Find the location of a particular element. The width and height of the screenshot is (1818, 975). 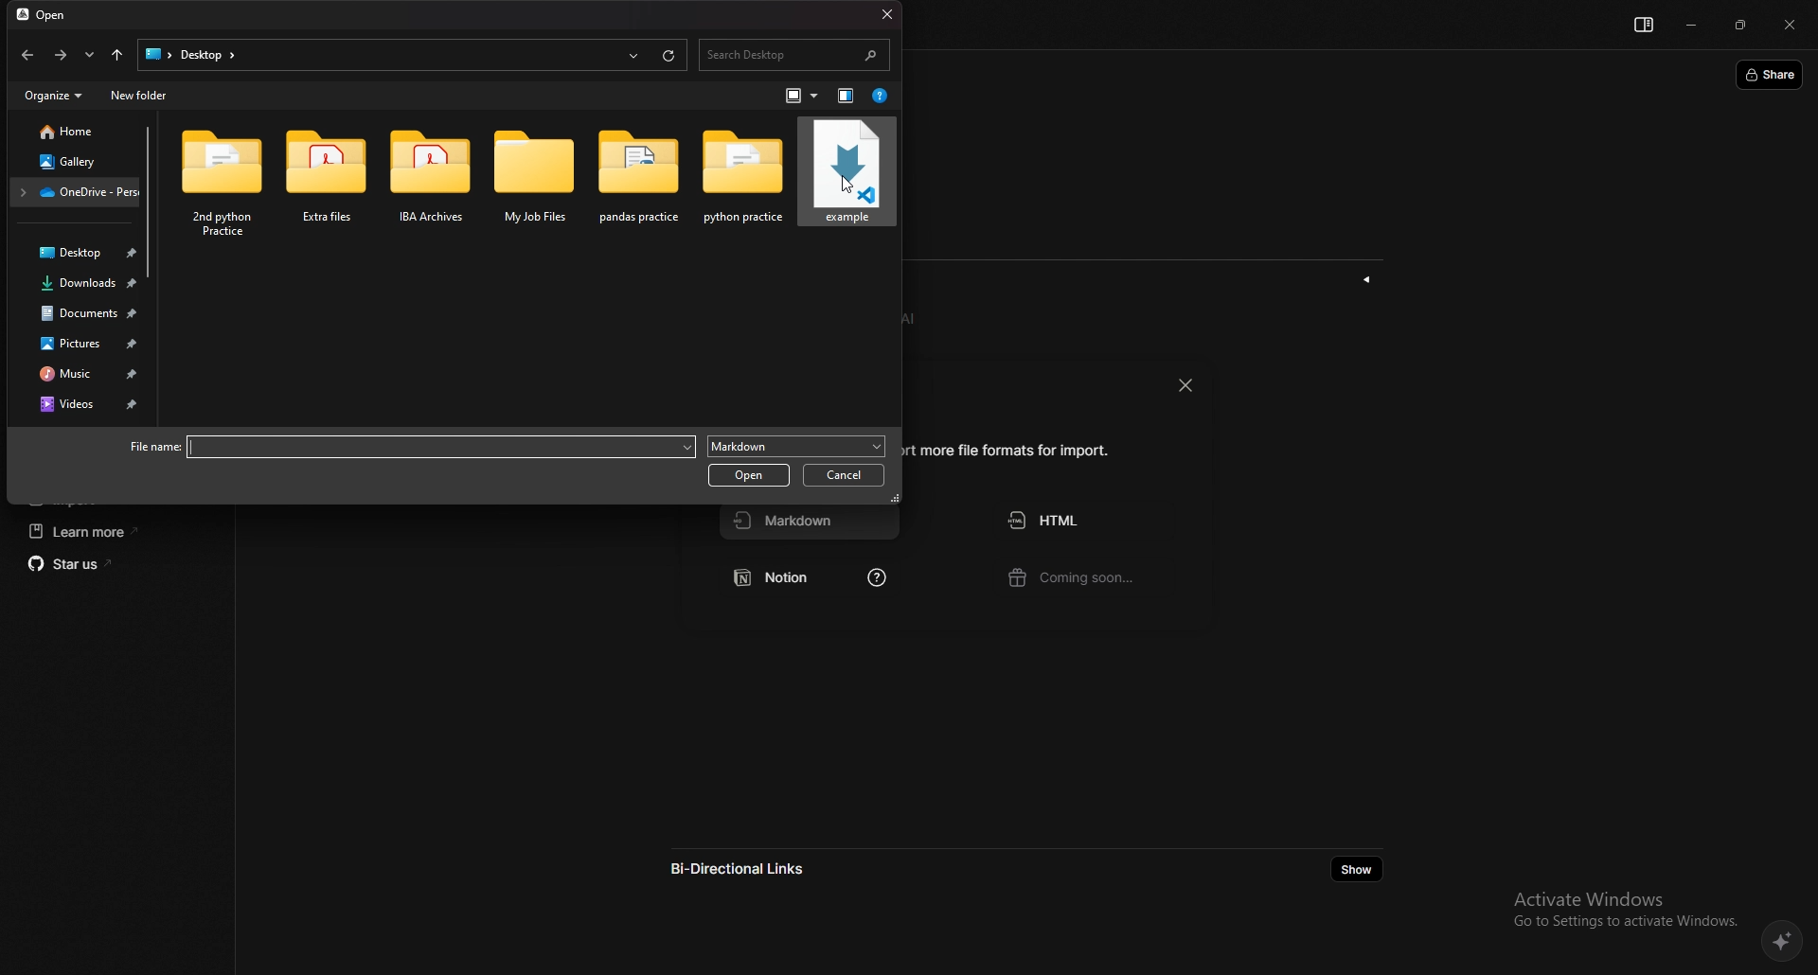

show is located at coordinates (1355, 869).